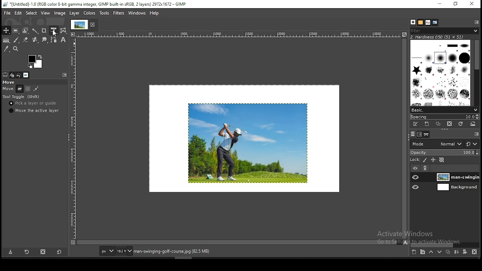  Describe the element at coordinates (439, 4) in the screenshot. I see `minimize` at that location.